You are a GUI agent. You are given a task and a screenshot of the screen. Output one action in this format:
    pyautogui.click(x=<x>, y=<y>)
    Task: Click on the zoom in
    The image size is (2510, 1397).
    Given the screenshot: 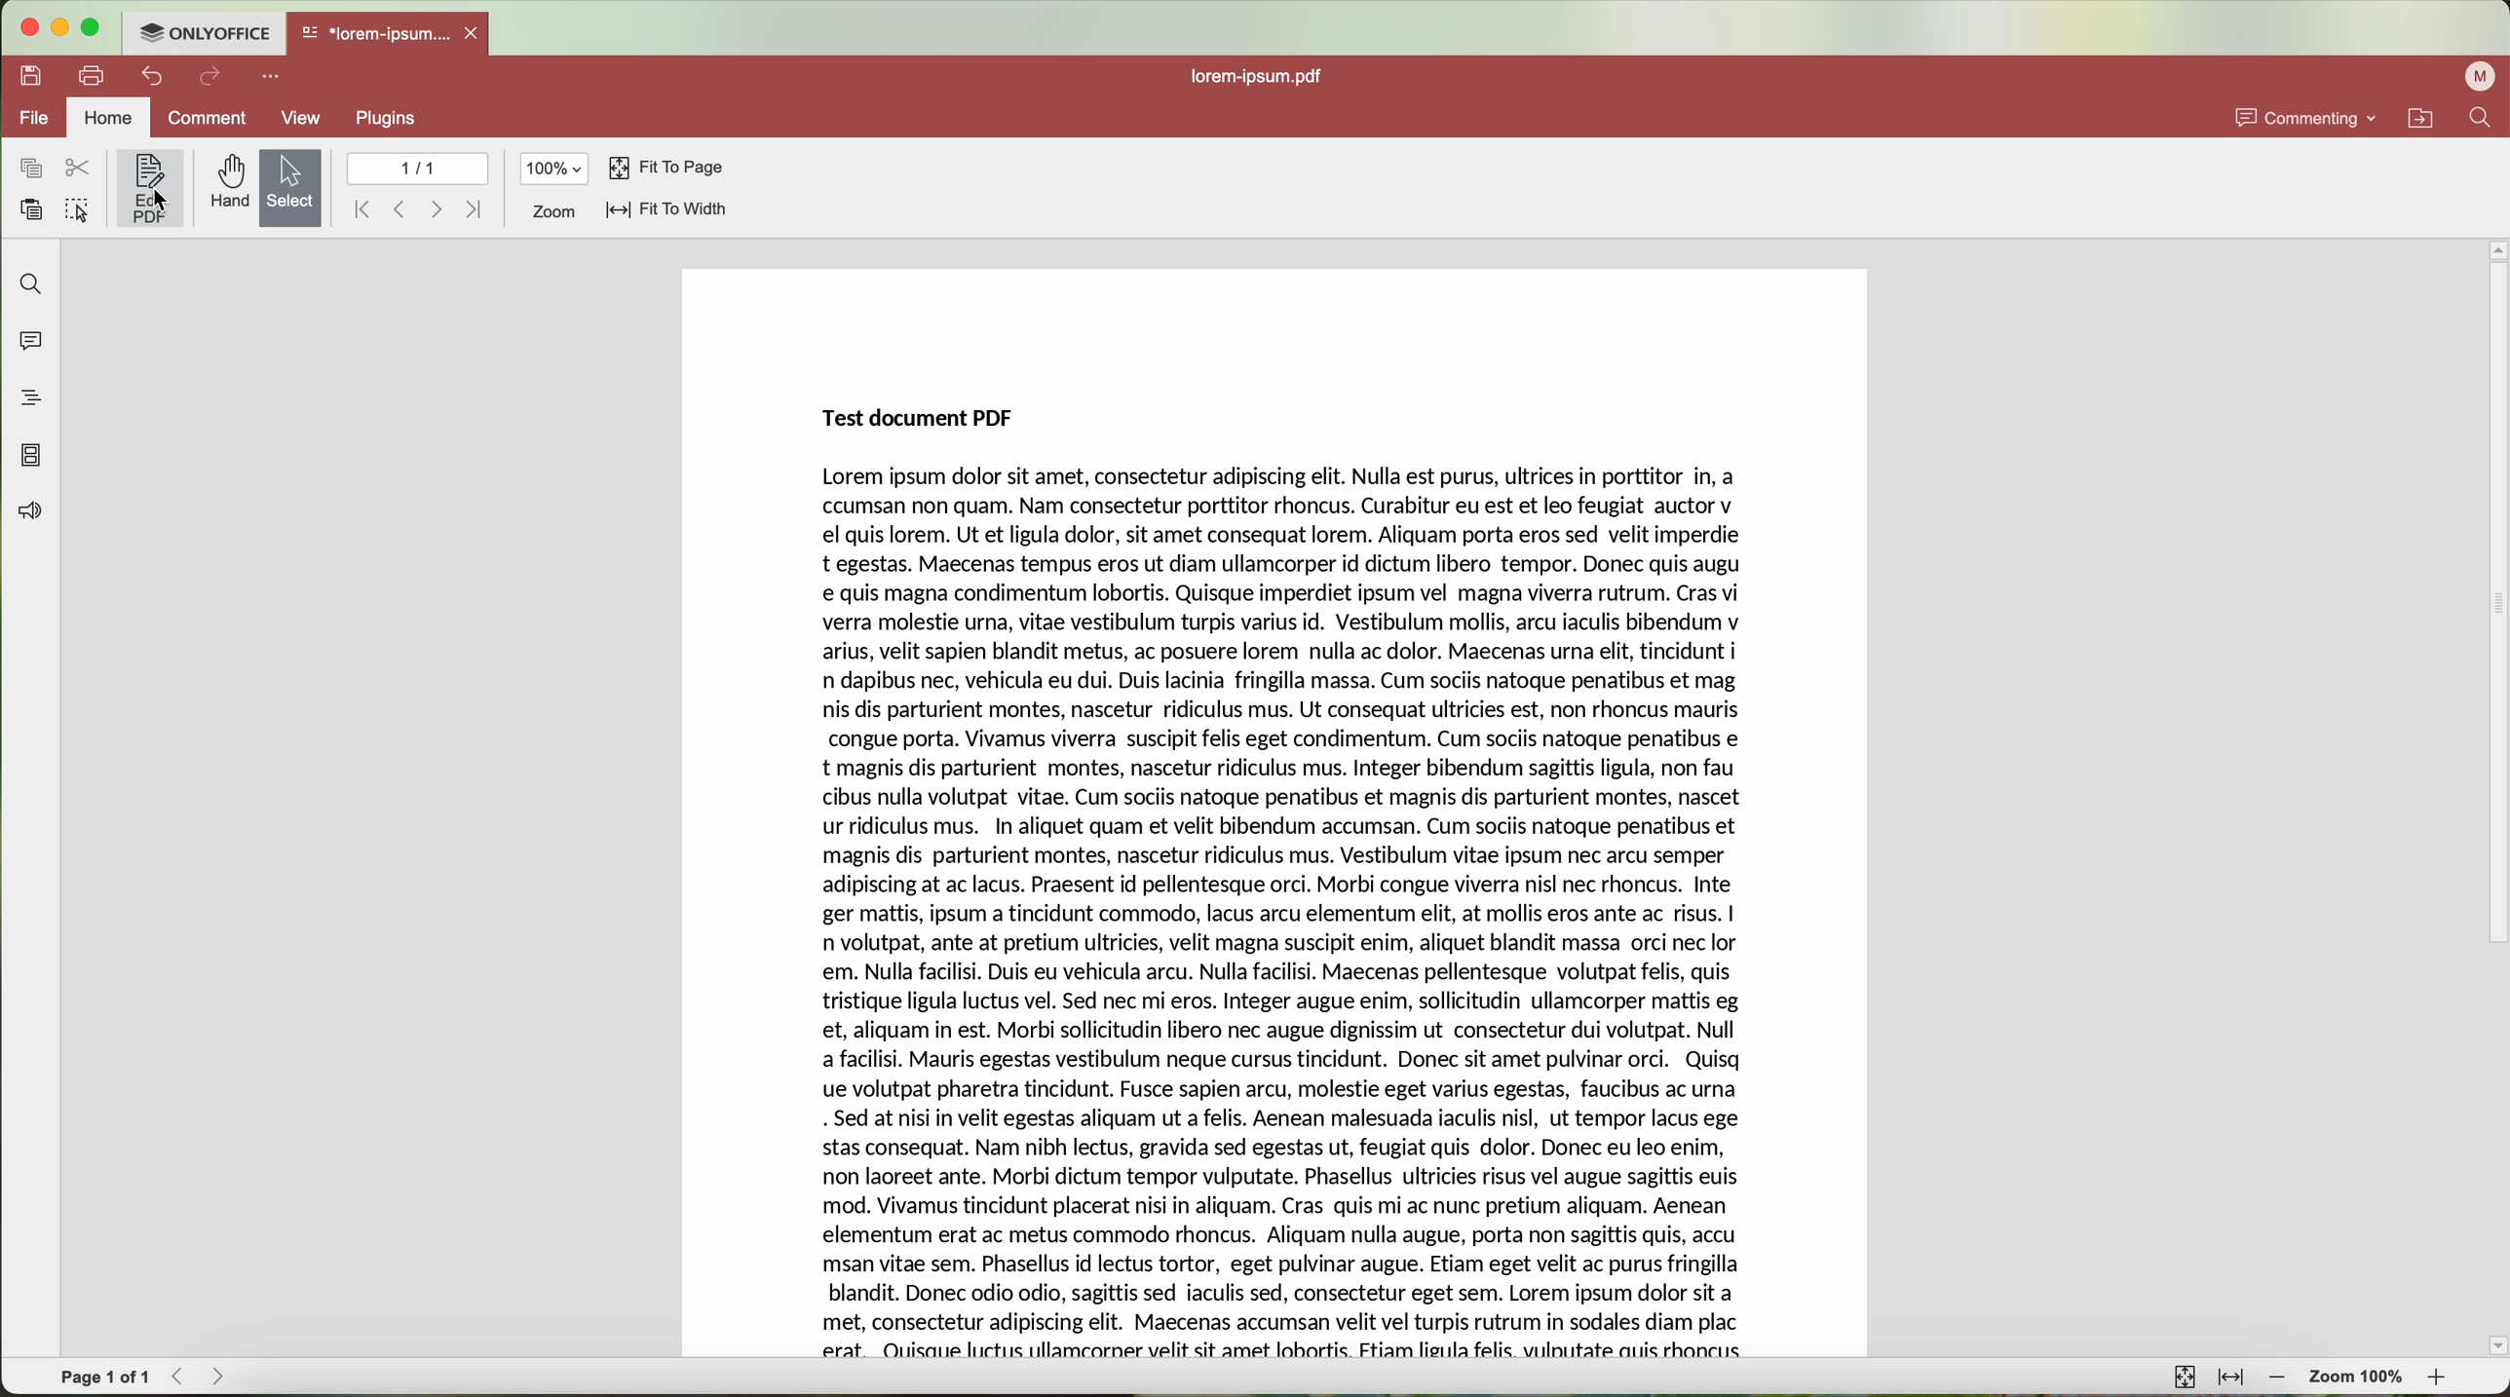 What is the action you would take?
    pyautogui.click(x=2439, y=1381)
    